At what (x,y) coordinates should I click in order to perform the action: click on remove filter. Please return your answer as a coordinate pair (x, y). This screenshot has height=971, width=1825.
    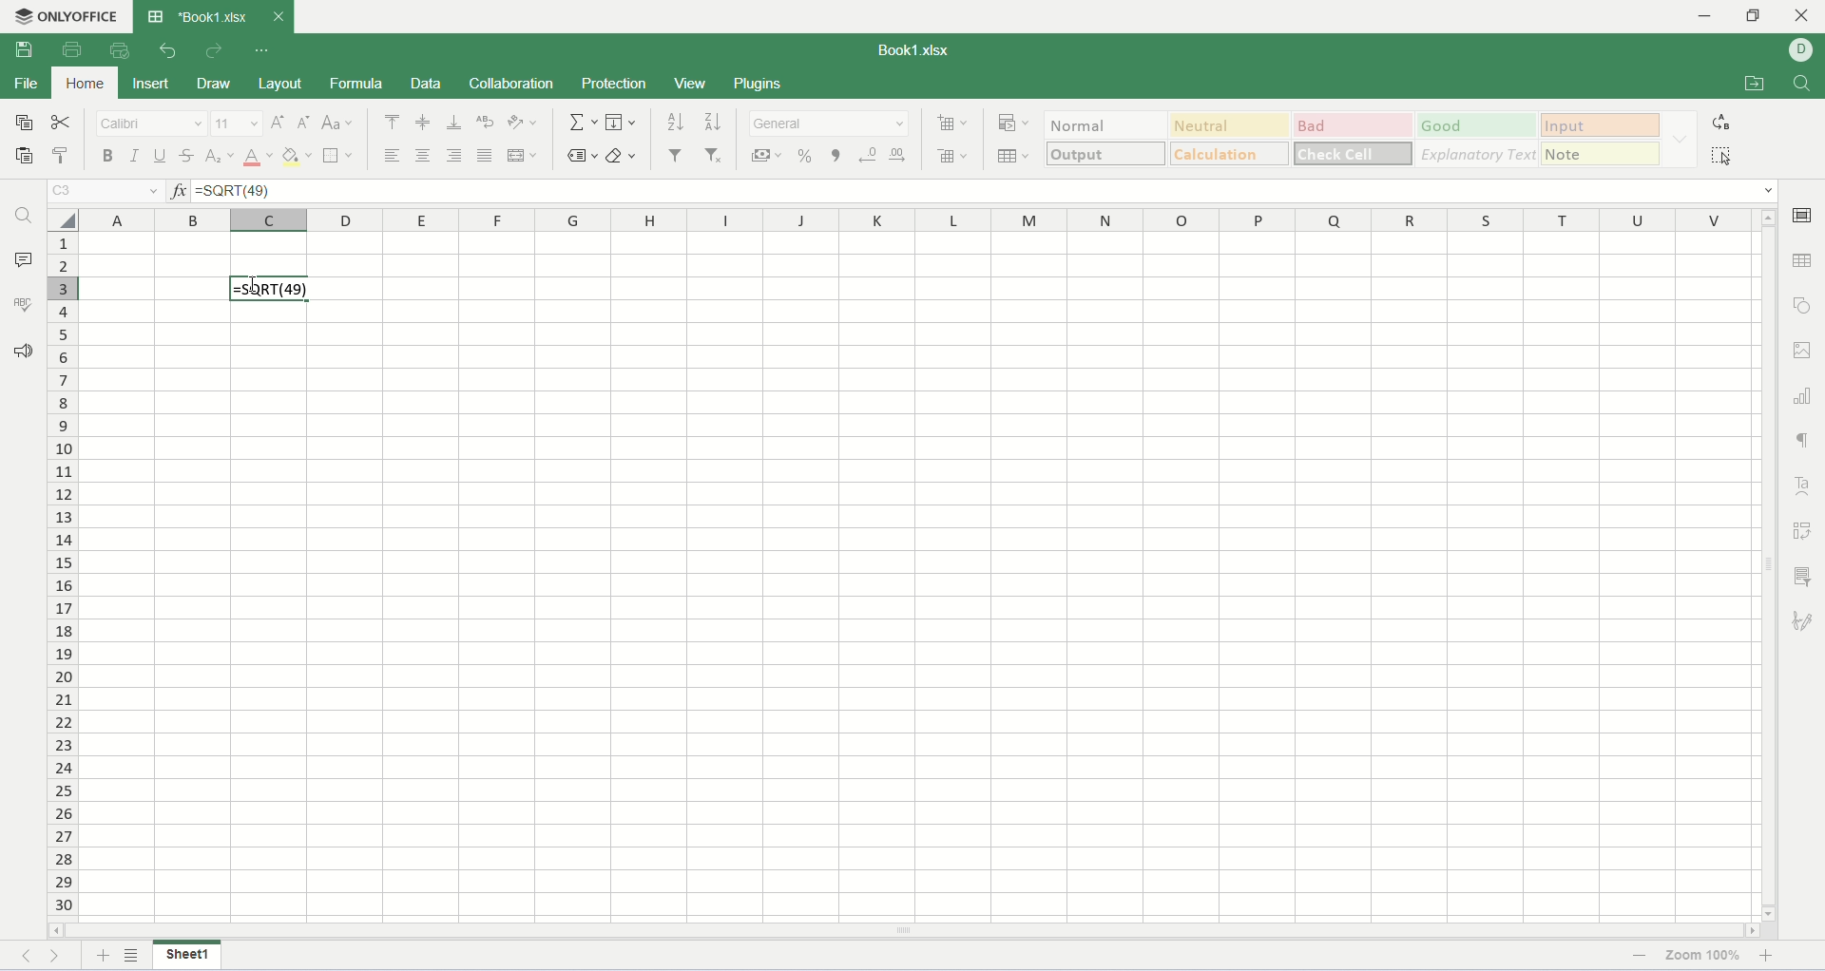
    Looking at the image, I should click on (712, 156).